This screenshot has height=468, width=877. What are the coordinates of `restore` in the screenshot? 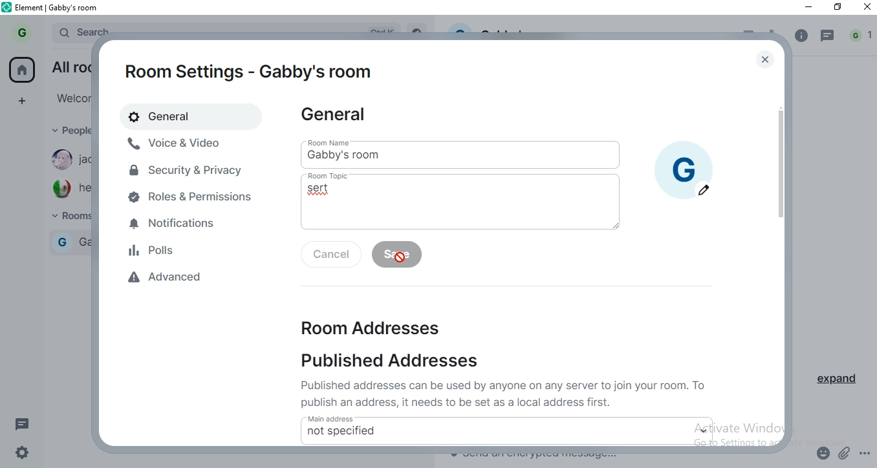 It's located at (838, 8).